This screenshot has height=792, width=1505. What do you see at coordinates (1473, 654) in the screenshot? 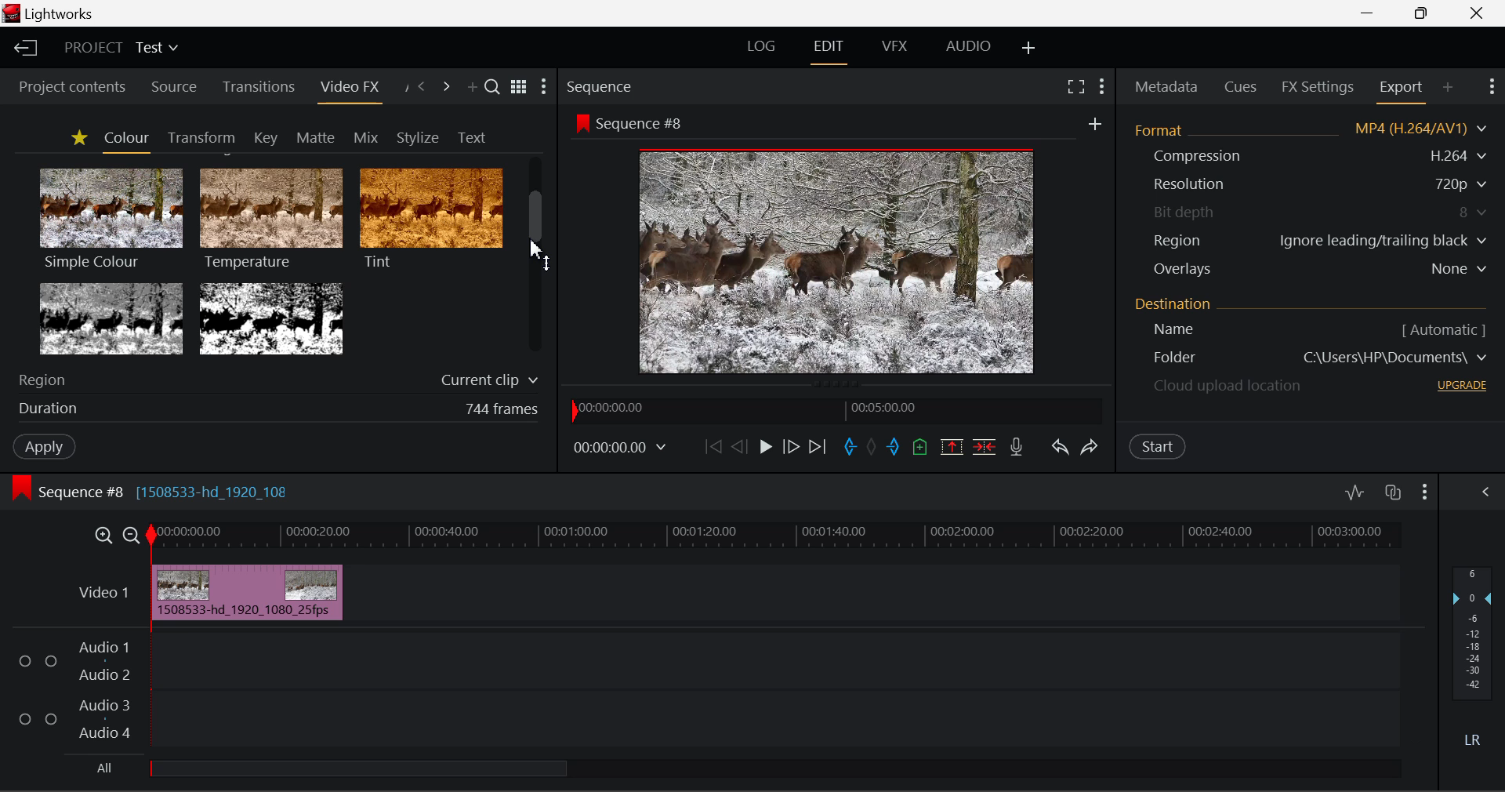
I see `Decibel Level` at bounding box center [1473, 654].